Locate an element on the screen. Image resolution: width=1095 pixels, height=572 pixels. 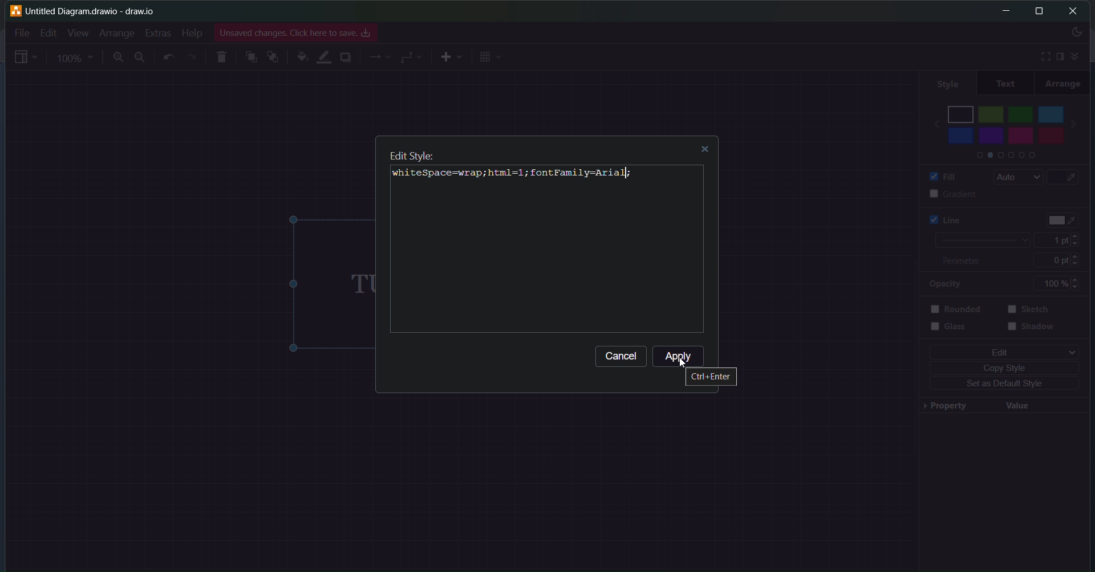
purple is located at coordinates (993, 136).